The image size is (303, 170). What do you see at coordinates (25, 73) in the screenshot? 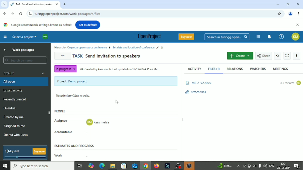
I see `Default` at bounding box center [25, 73].